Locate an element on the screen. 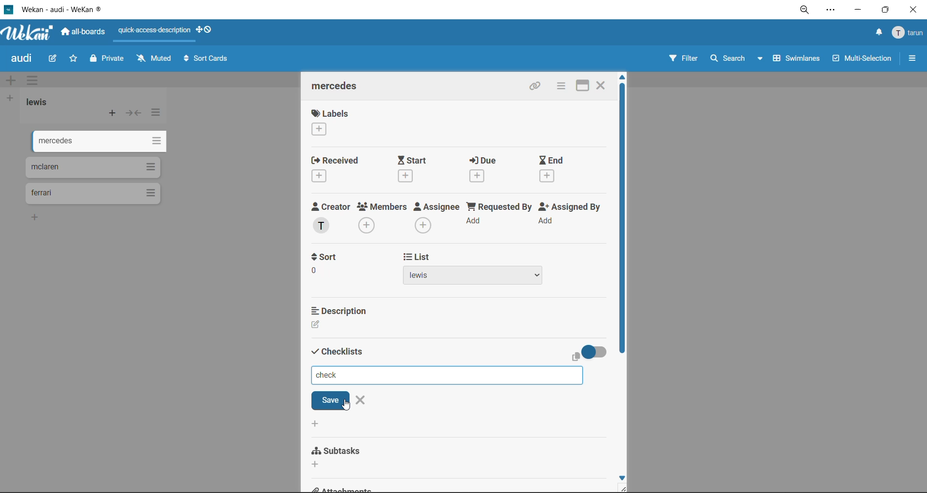 The height and width of the screenshot is (493, 927). assignee is located at coordinates (439, 219).